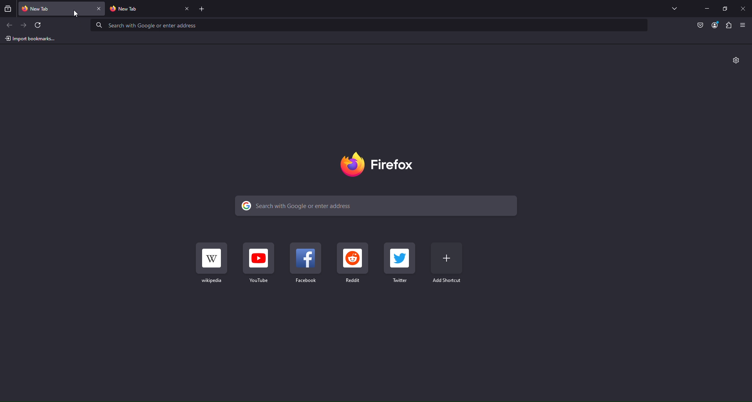 The height and width of the screenshot is (402, 752). What do you see at coordinates (701, 25) in the screenshot?
I see `Pocket` at bounding box center [701, 25].